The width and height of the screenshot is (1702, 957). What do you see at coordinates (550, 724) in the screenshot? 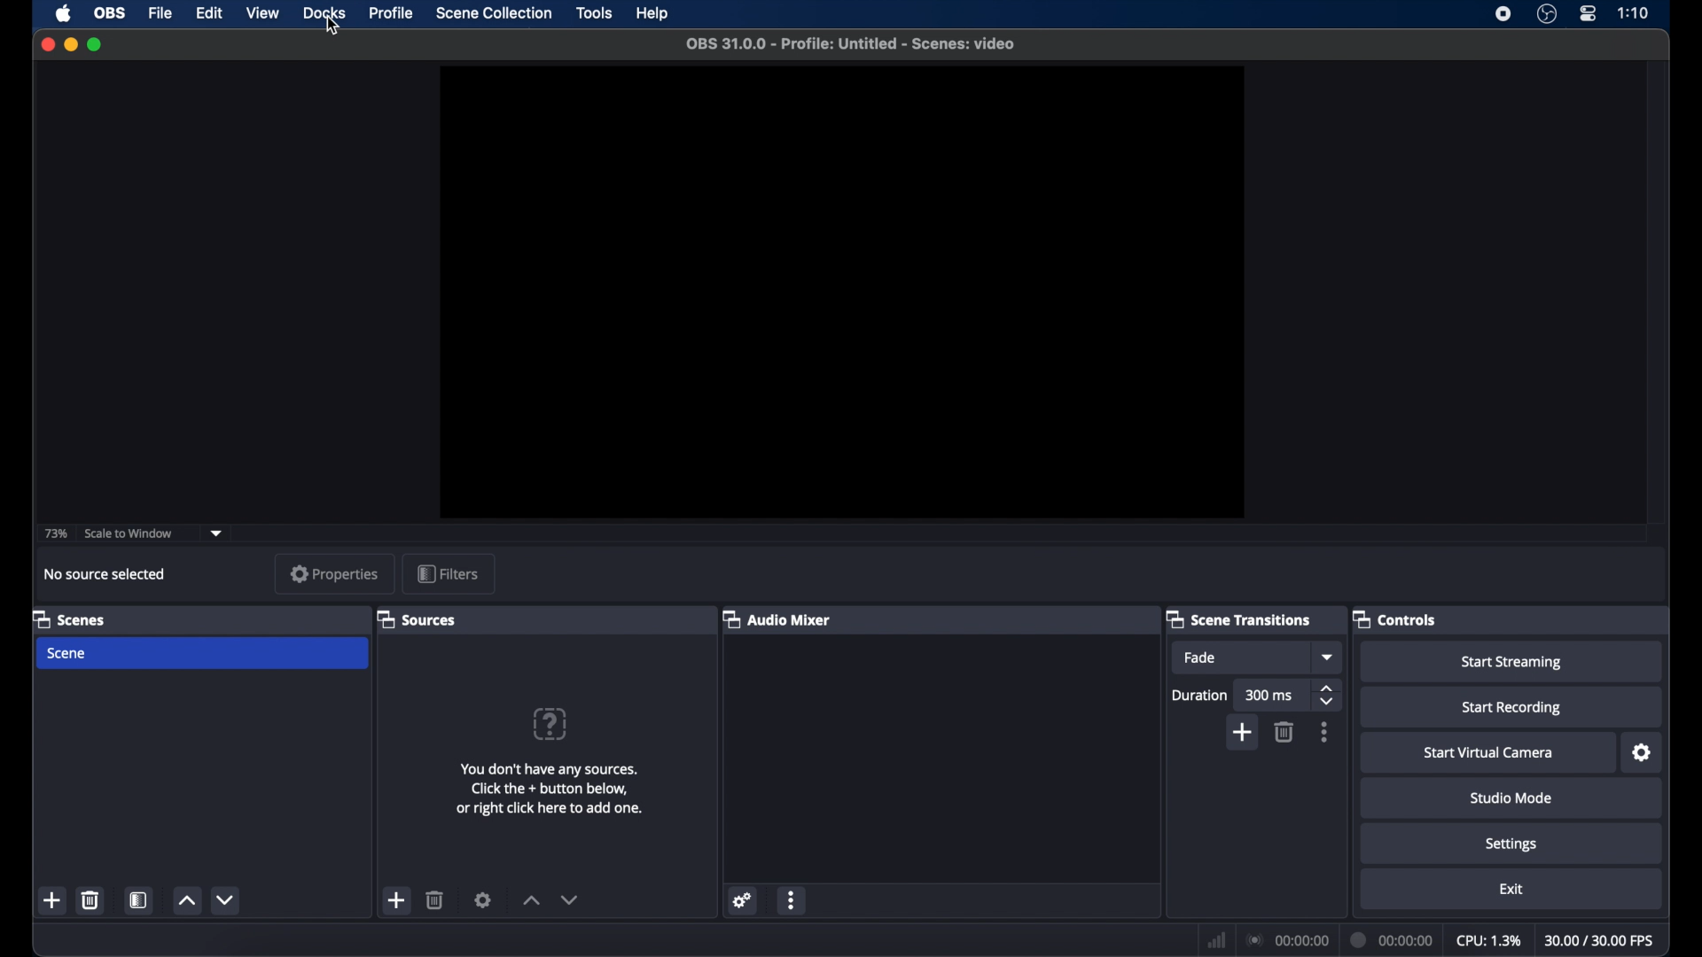
I see `question mark icon` at bounding box center [550, 724].